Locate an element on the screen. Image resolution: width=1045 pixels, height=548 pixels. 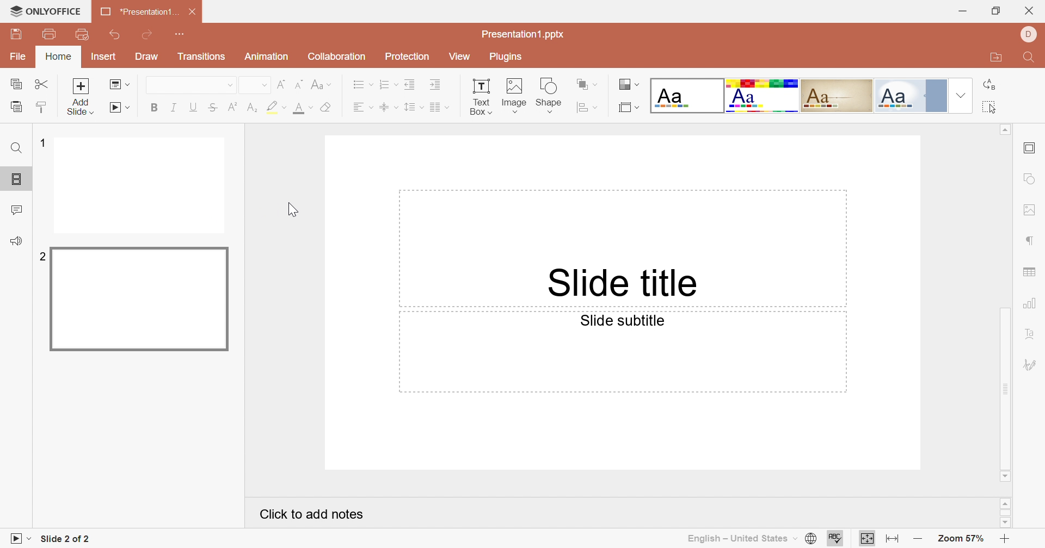
Copy Style is located at coordinates (42, 106).